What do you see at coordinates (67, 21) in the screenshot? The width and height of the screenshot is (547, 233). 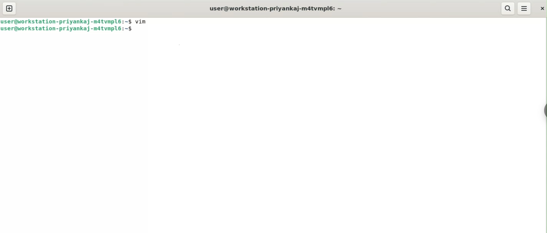 I see `user@workstation-priyankaj-m4tvmpl6: ~$` at bounding box center [67, 21].